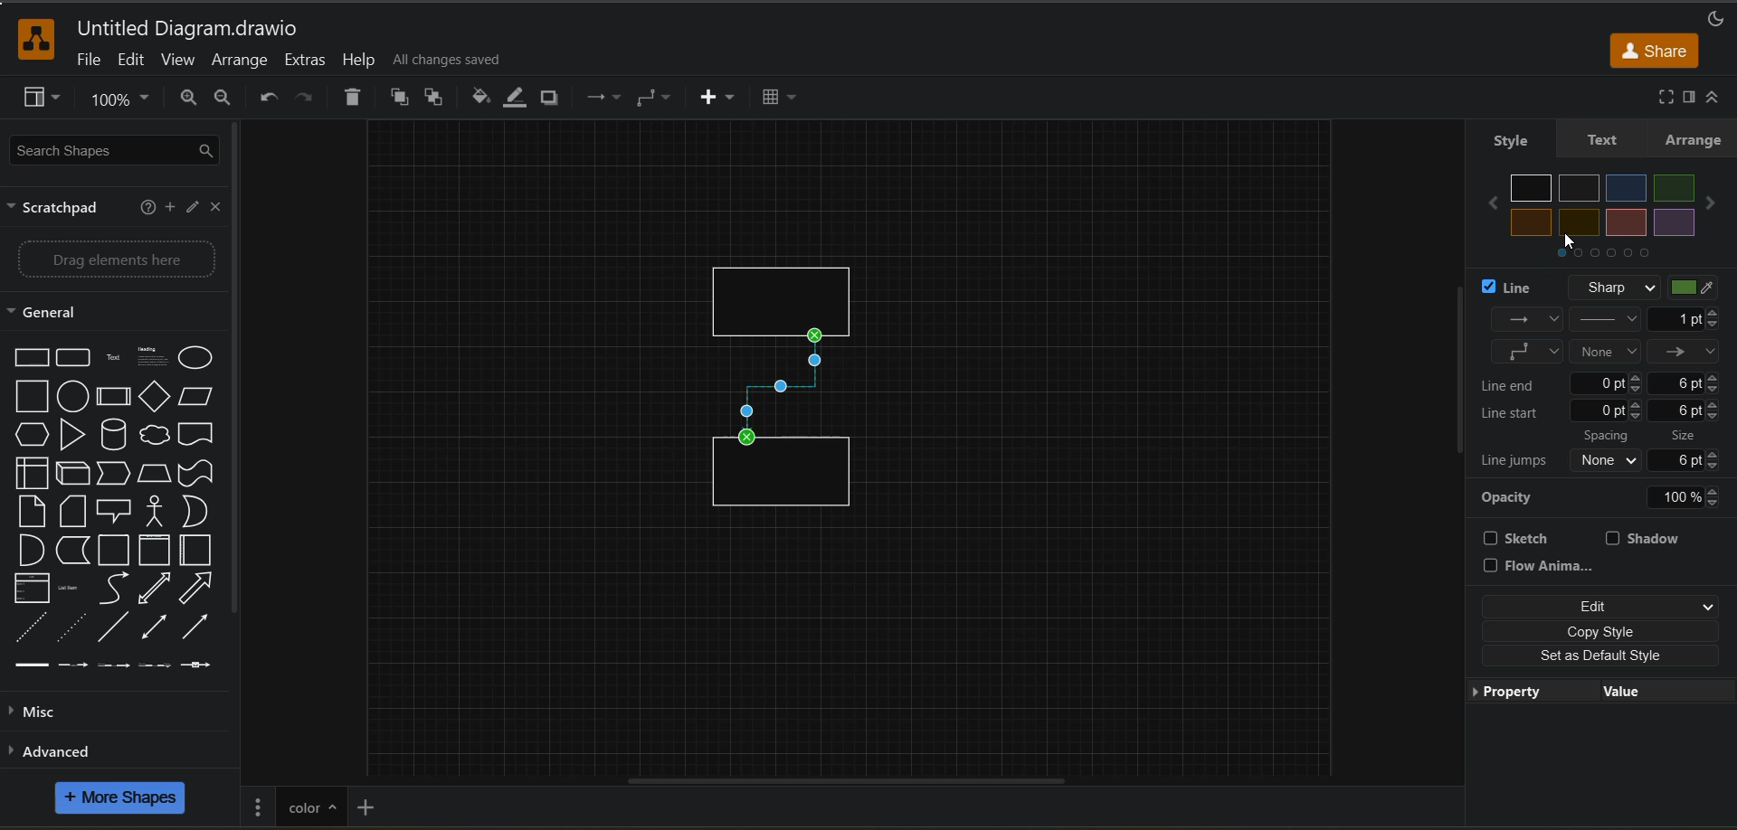 The image size is (1737, 830). I want to click on Line start, so click(1514, 413).